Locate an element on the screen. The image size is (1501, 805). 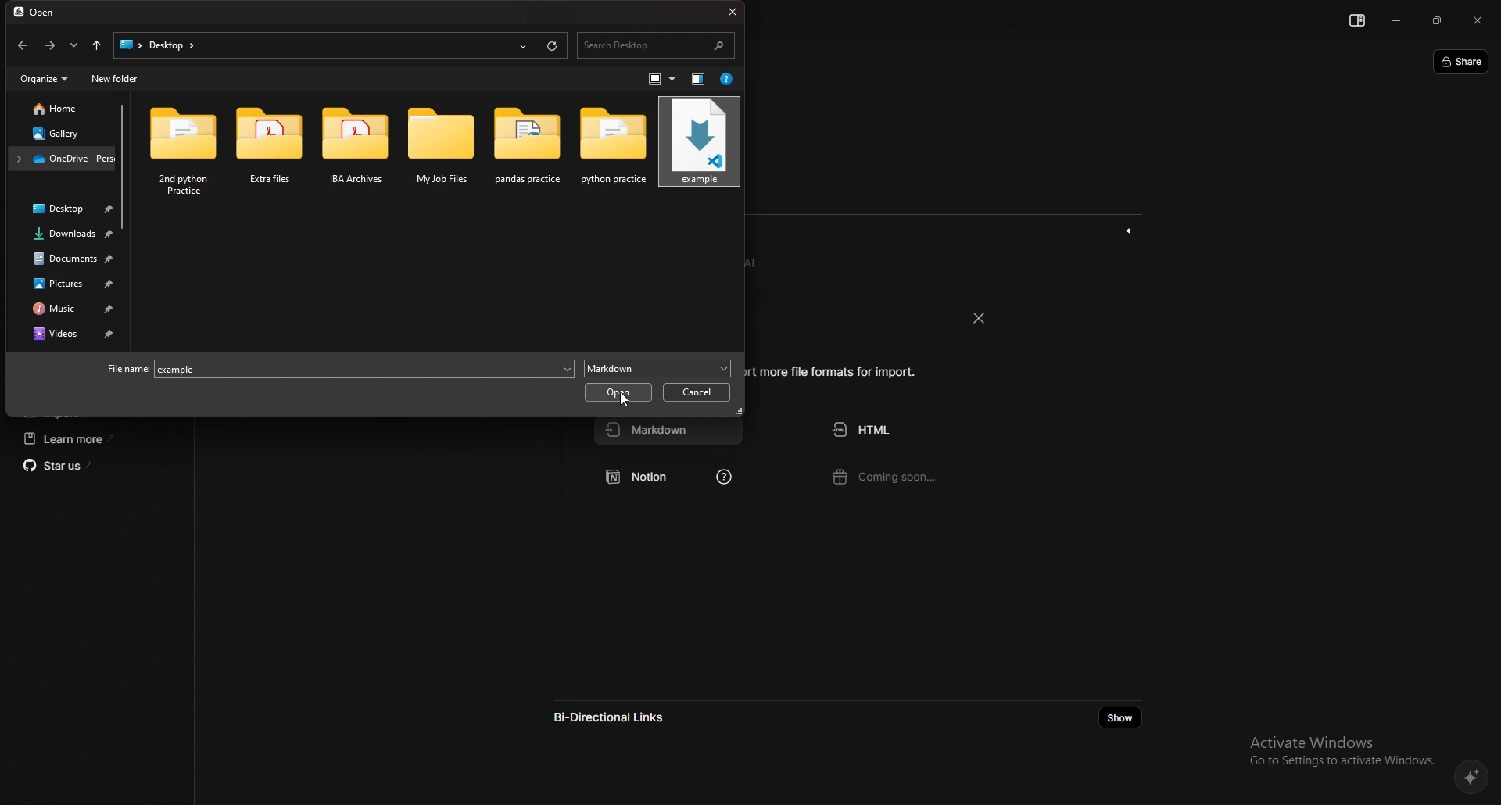
show is located at coordinates (1119, 717).